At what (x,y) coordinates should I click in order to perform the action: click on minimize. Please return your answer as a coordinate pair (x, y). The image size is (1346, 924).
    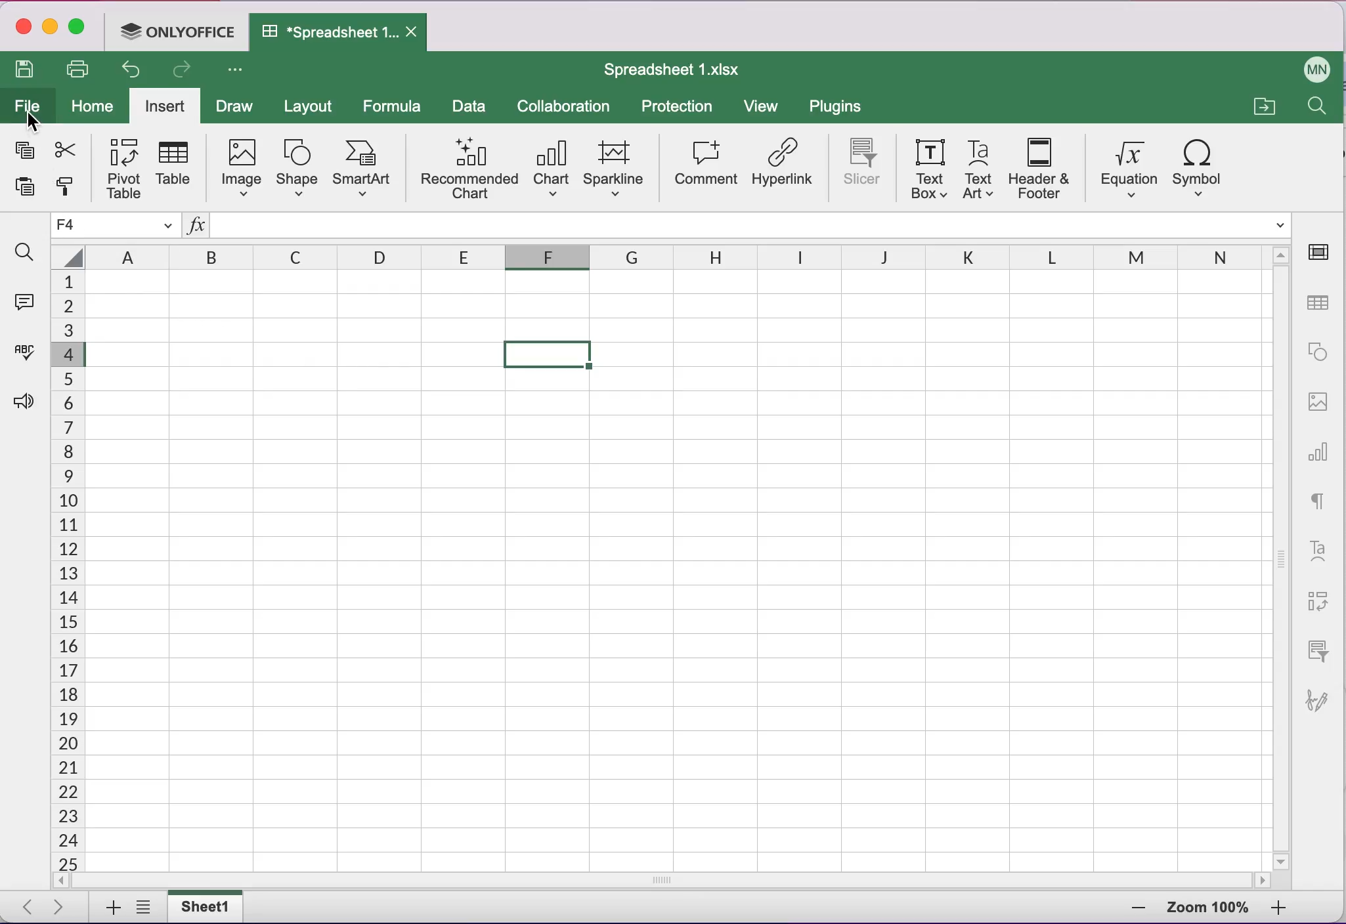
    Looking at the image, I should click on (51, 28).